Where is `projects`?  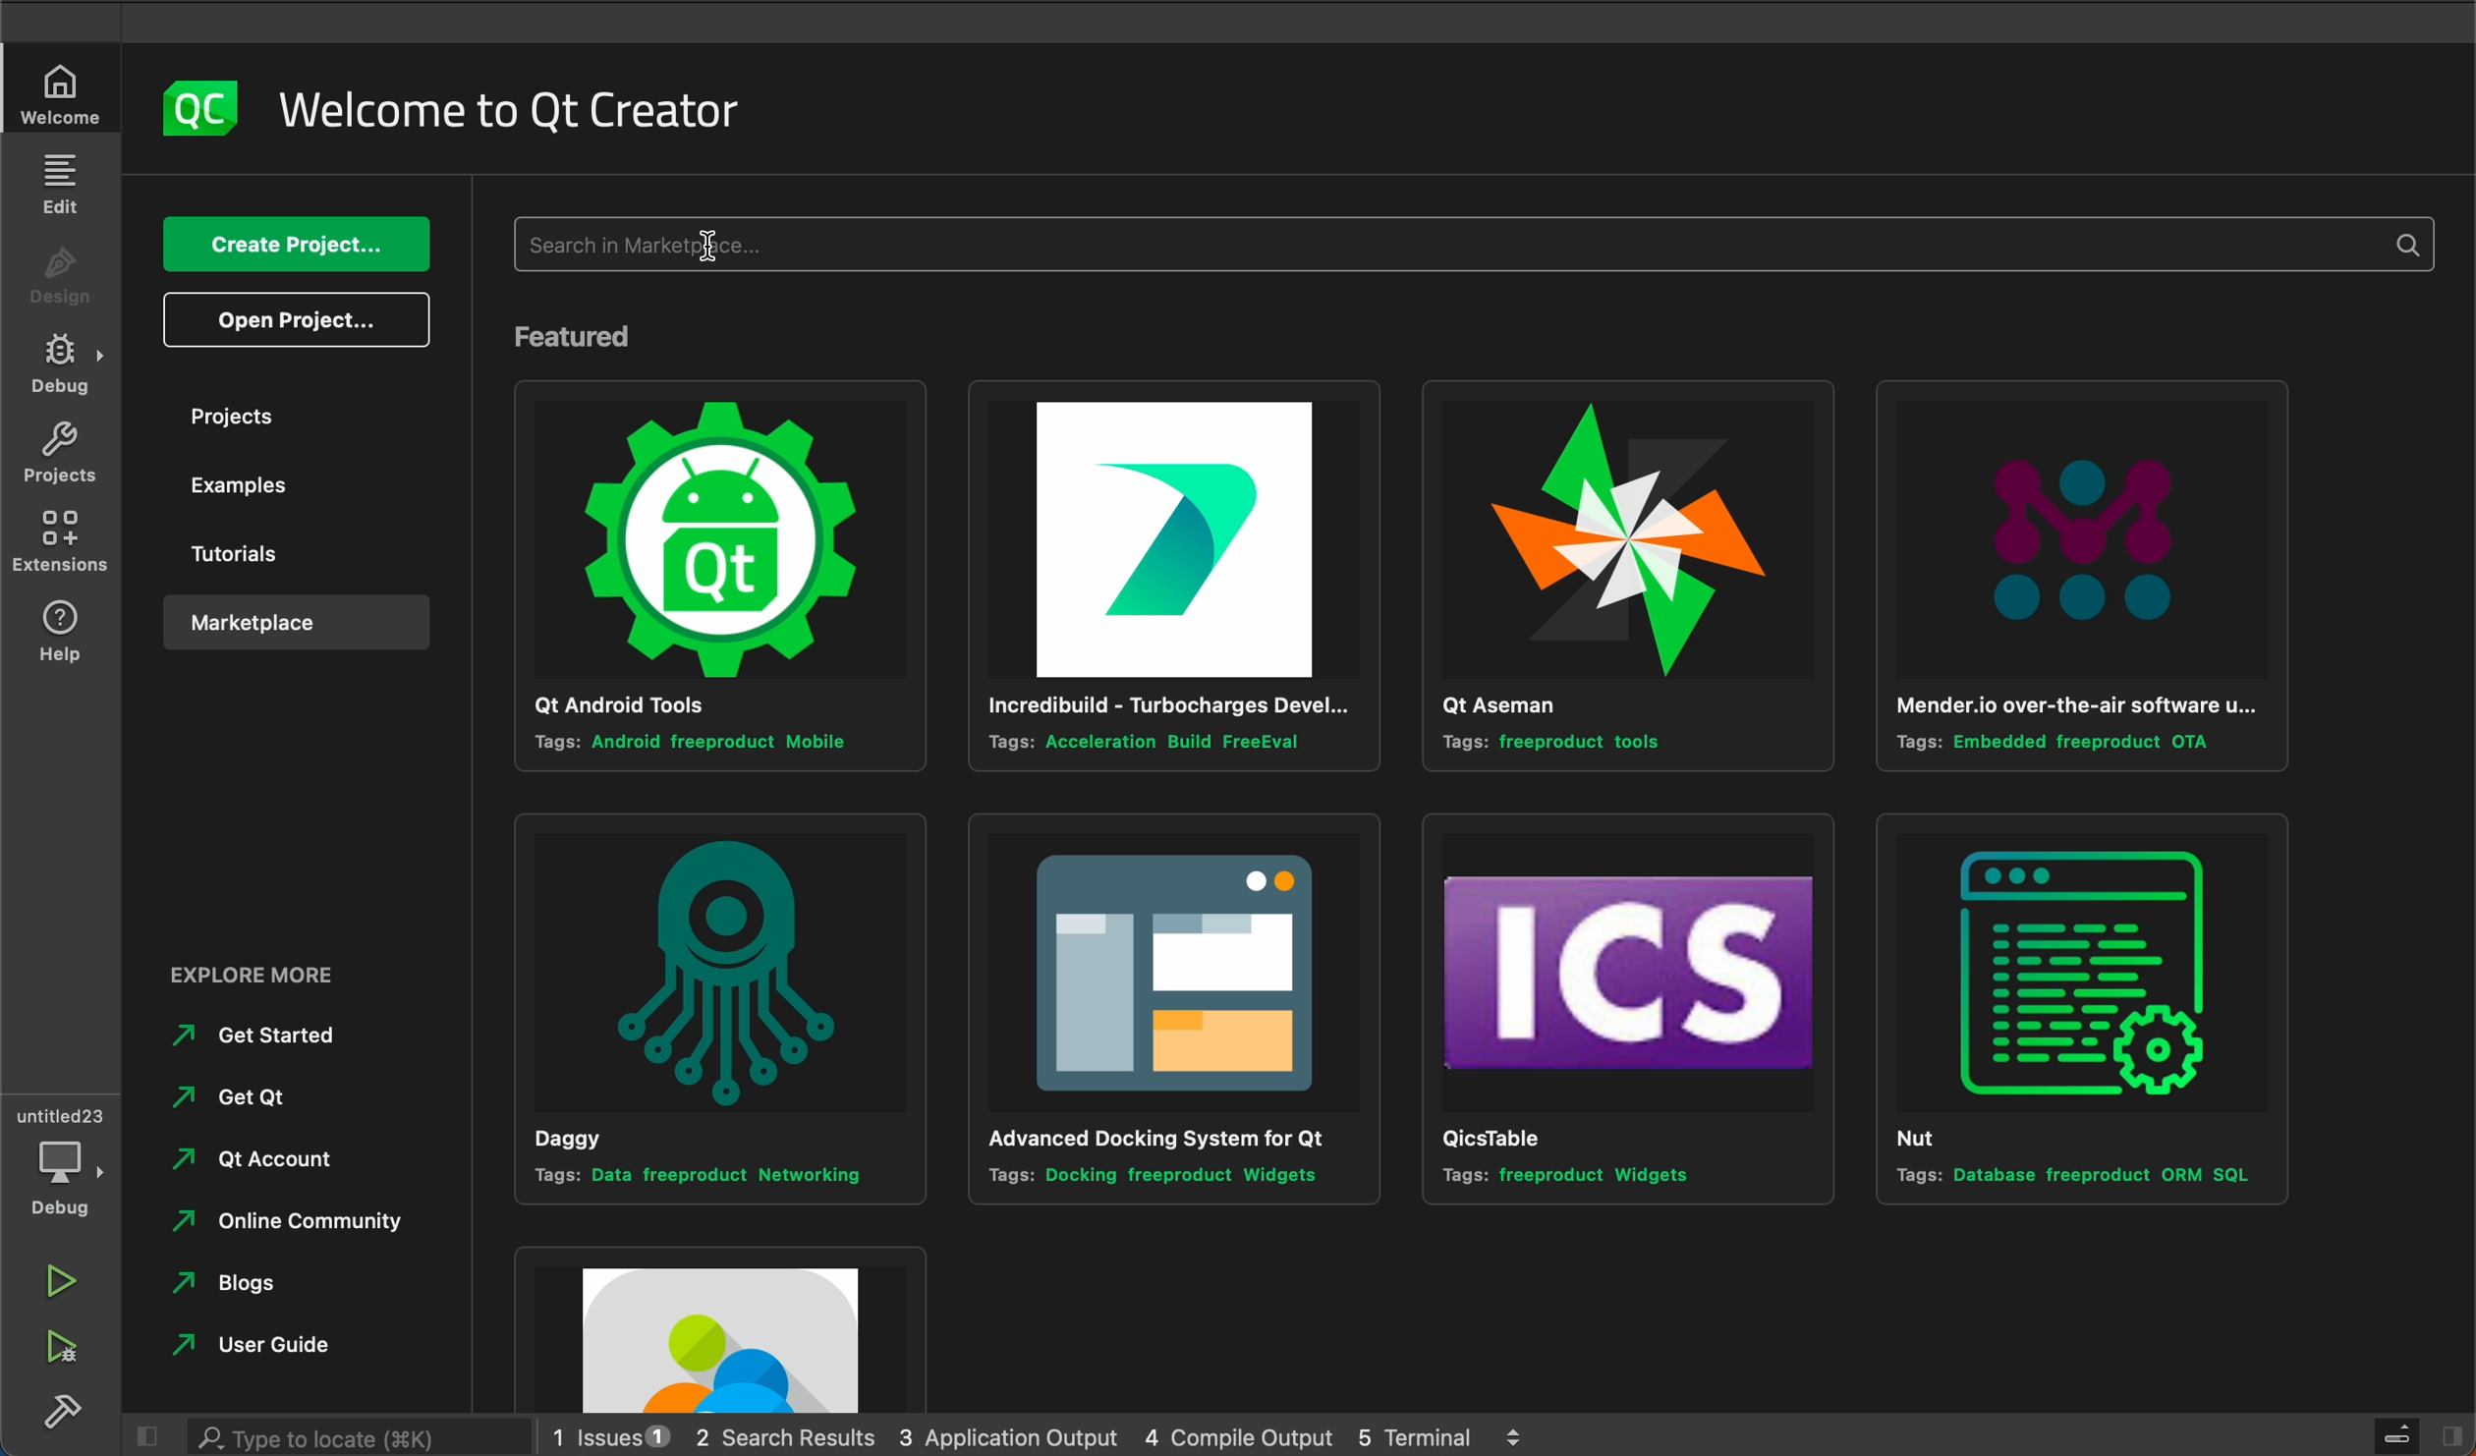 projects is located at coordinates (58, 457).